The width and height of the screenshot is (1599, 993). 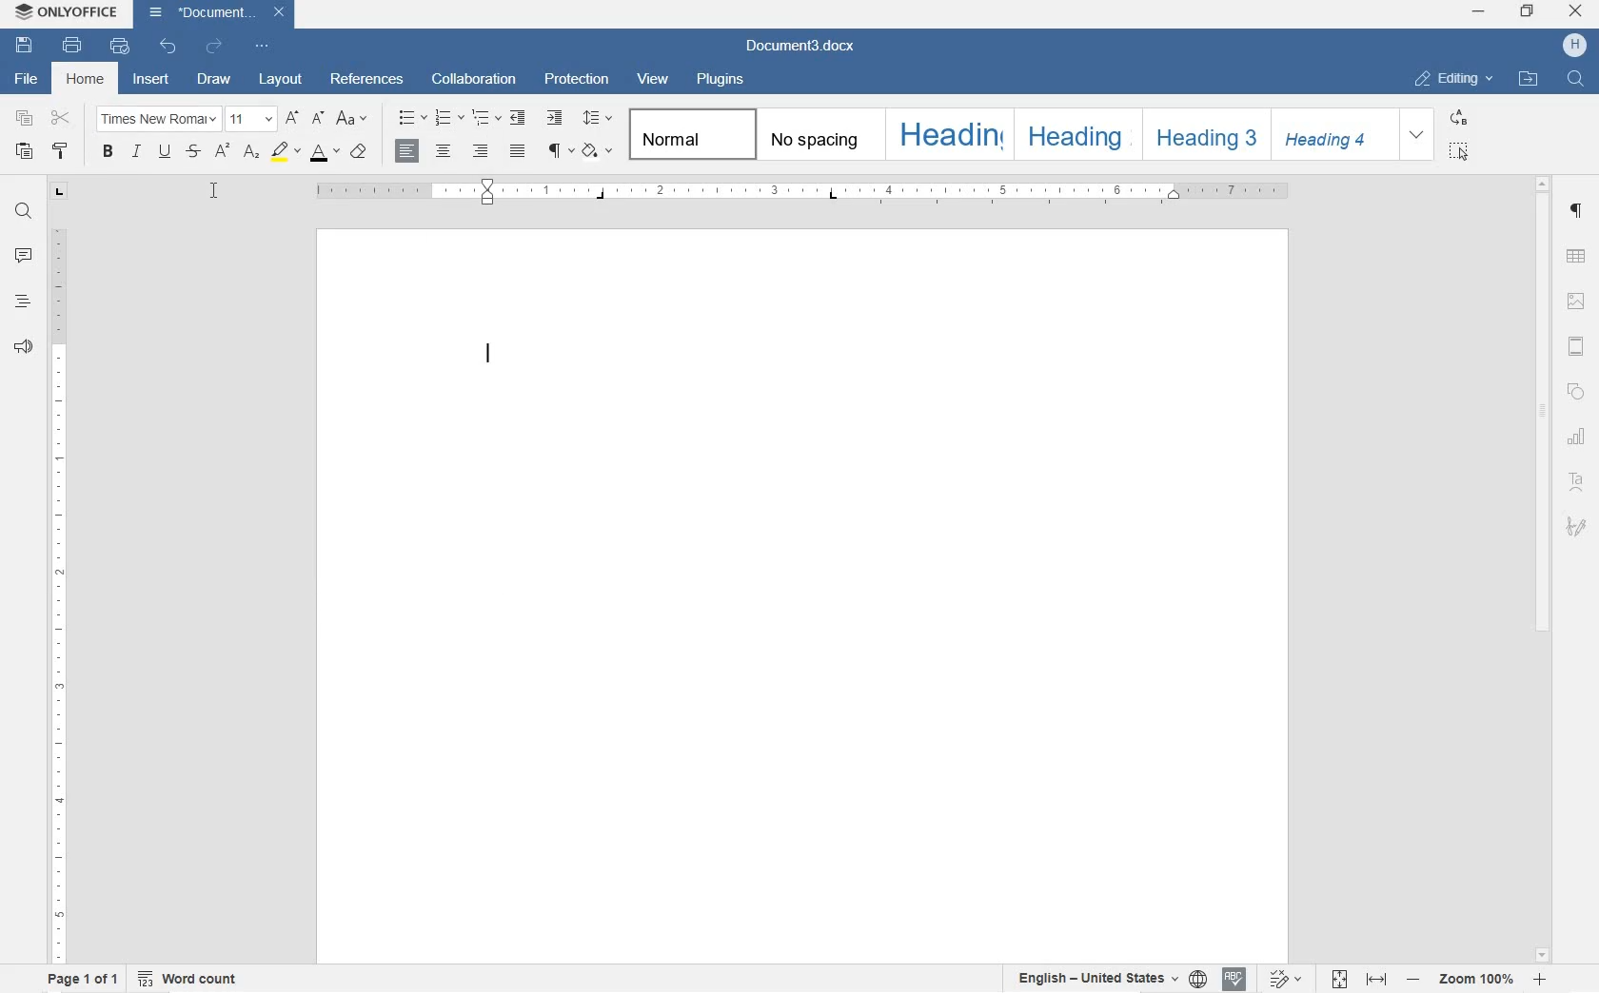 What do you see at coordinates (293, 117) in the screenshot?
I see `INCREMENT FONT SIZE` at bounding box center [293, 117].